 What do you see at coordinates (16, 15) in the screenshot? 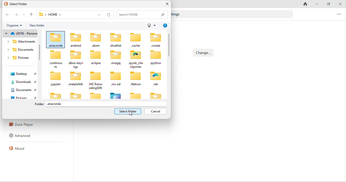
I see `forward` at bounding box center [16, 15].